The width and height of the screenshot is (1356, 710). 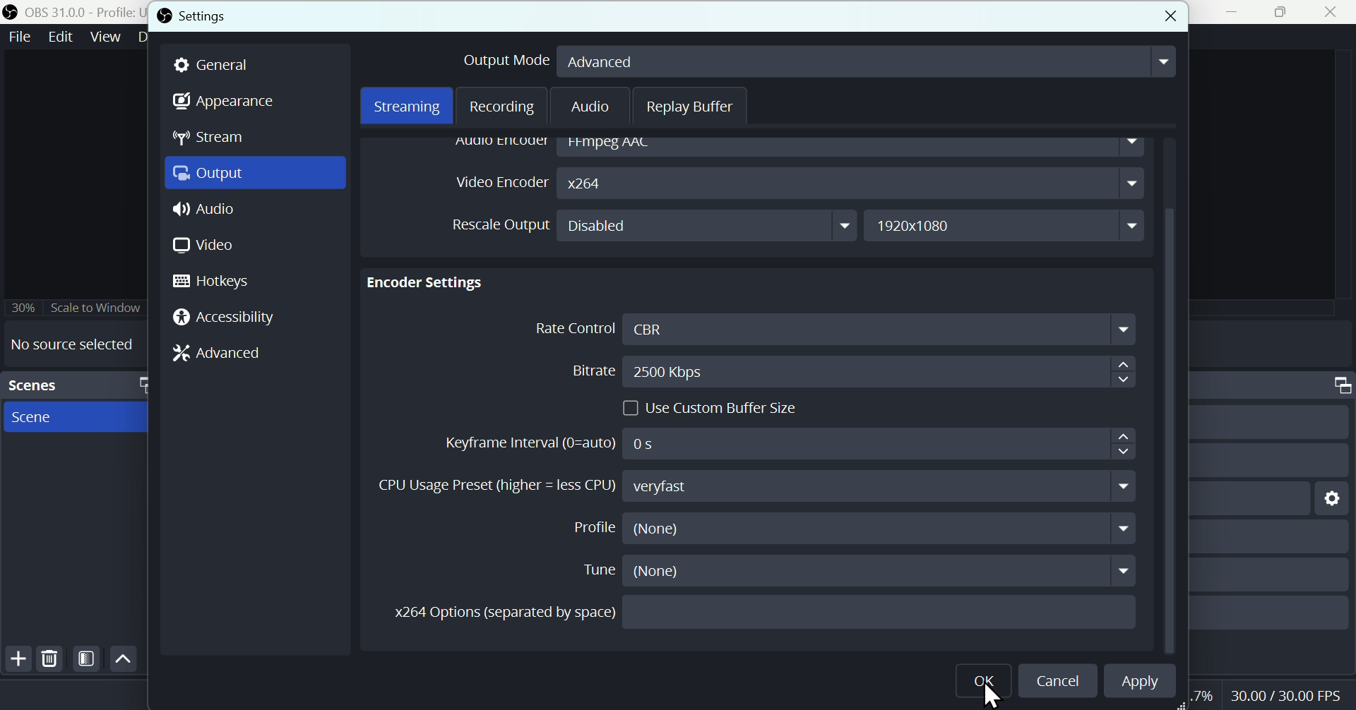 What do you see at coordinates (20, 36) in the screenshot?
I see `File` at bounding box center [20, 36].